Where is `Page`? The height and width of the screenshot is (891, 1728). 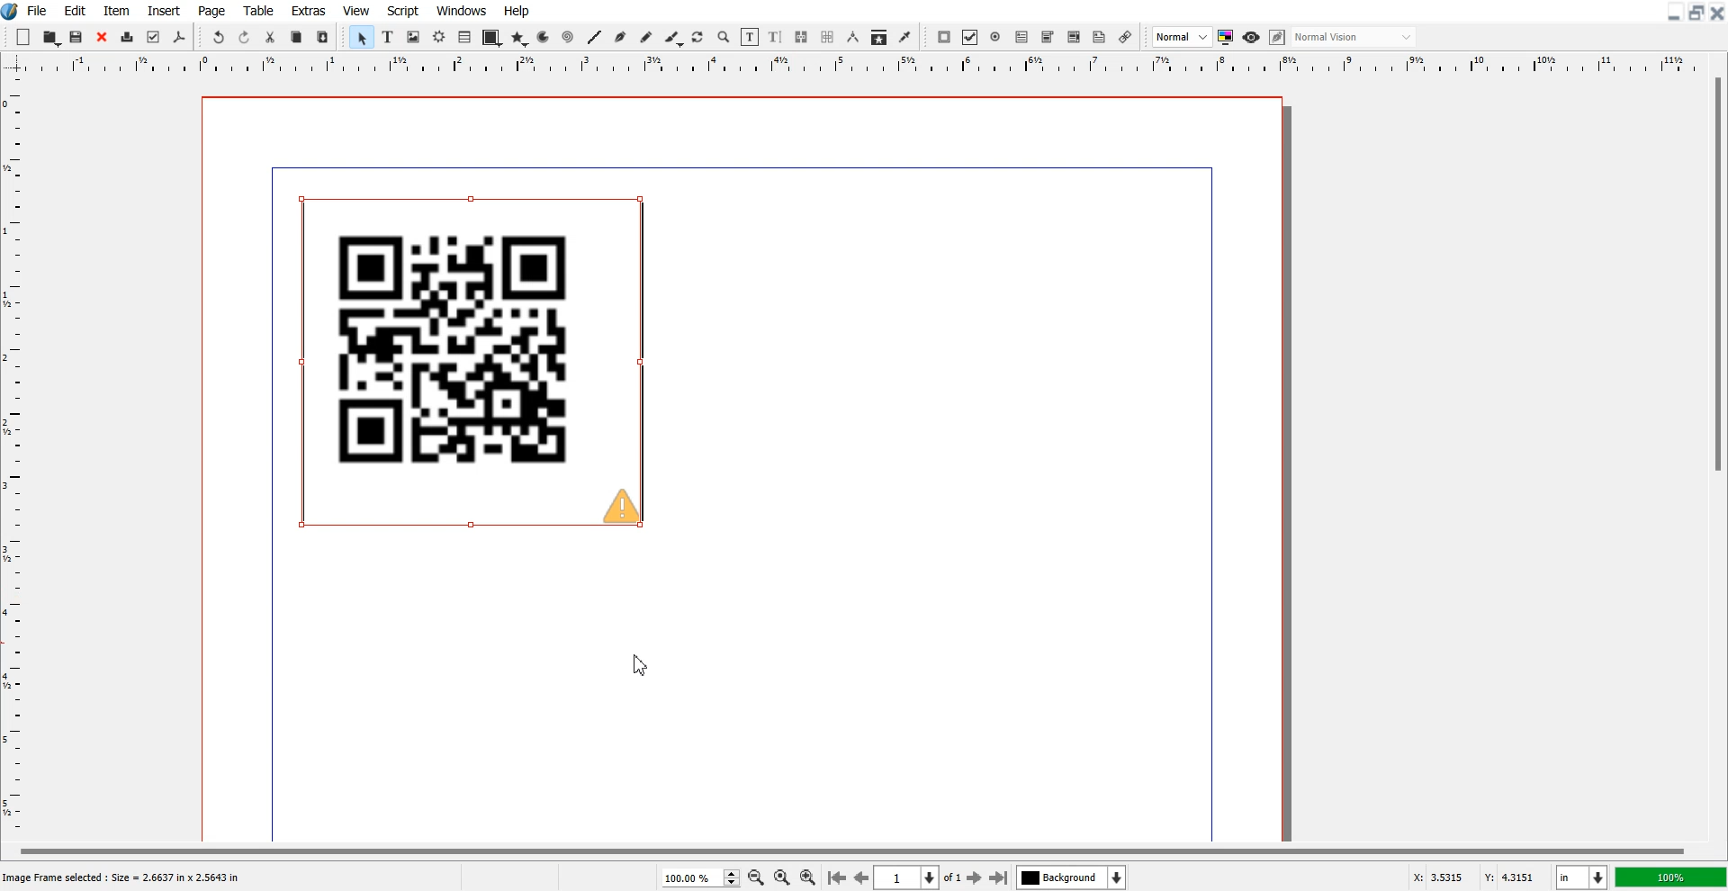 Page is located at coordinates (213, 10).